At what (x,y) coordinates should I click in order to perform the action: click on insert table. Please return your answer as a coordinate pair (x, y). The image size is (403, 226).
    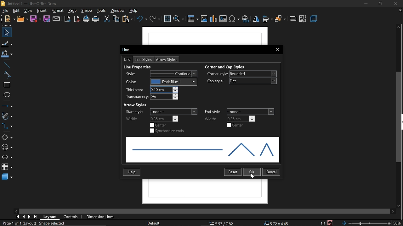
    Looking at the image, I should click on (192, 19).